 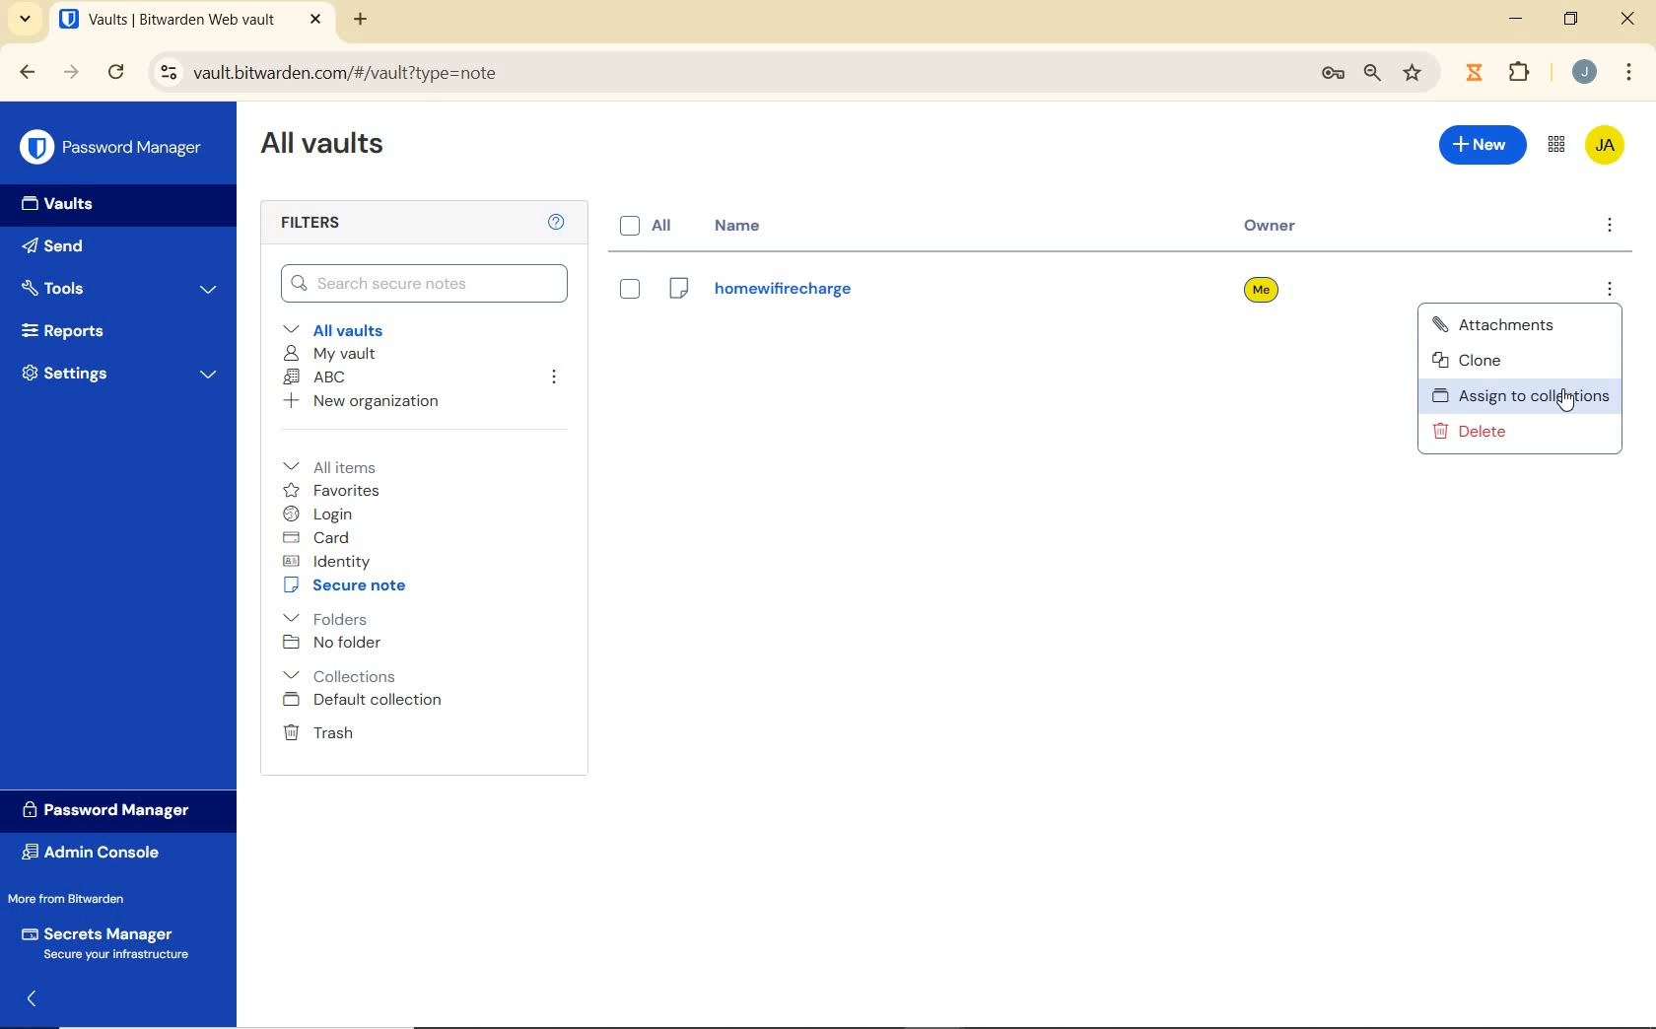 What do you see at coordinates (333, 224) in the screenshot?
I see `Filters` at bounding box center [333, 224].